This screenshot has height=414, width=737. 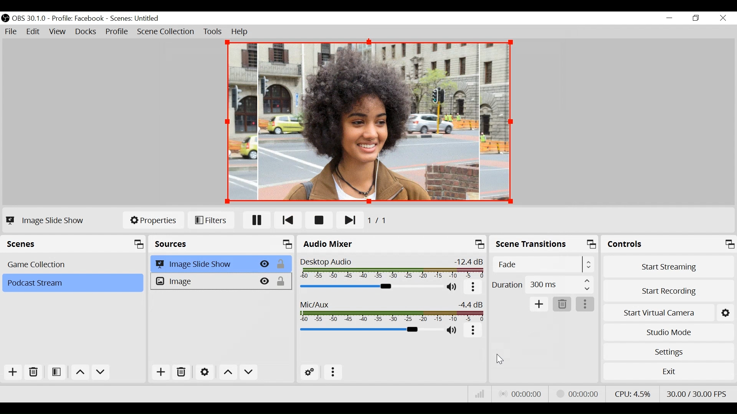 What do you see at coordinates (390, 310) in the screenshot?
I see `Mic/Aux` at bounding box center [390, 310].